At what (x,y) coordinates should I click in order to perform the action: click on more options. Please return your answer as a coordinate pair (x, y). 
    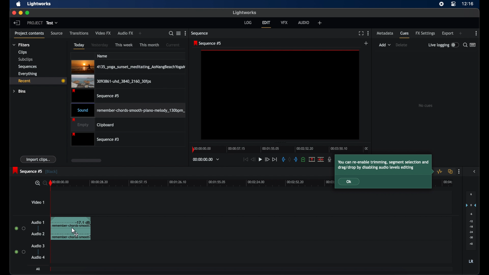
    Looking at the image, I should click on (477, 33).